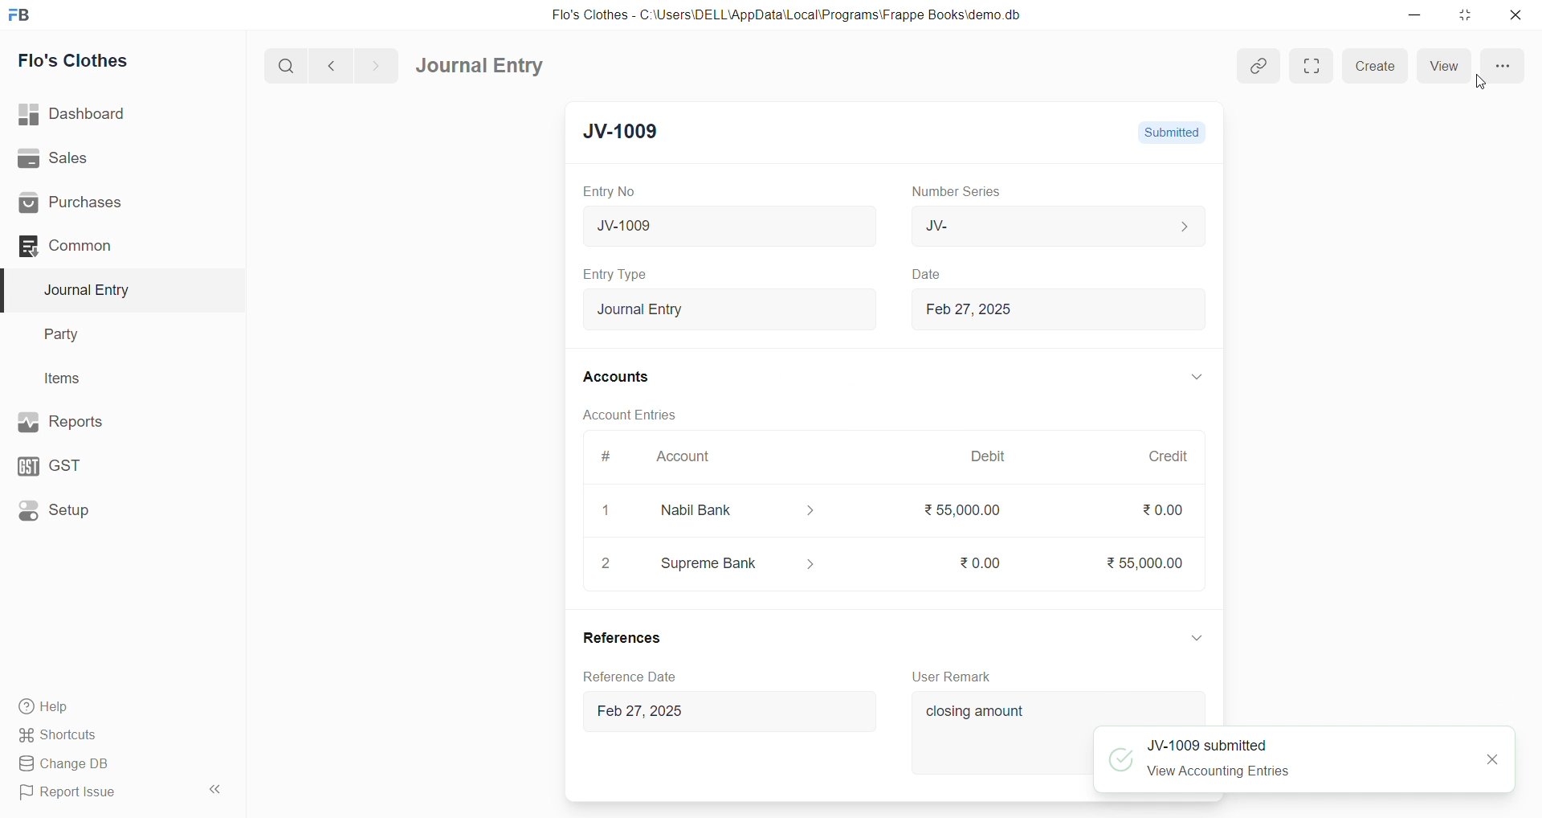 The height and width of the screenshot is (818, 1542). I want to click on Feb 27, 2025, so click(1049, 309).